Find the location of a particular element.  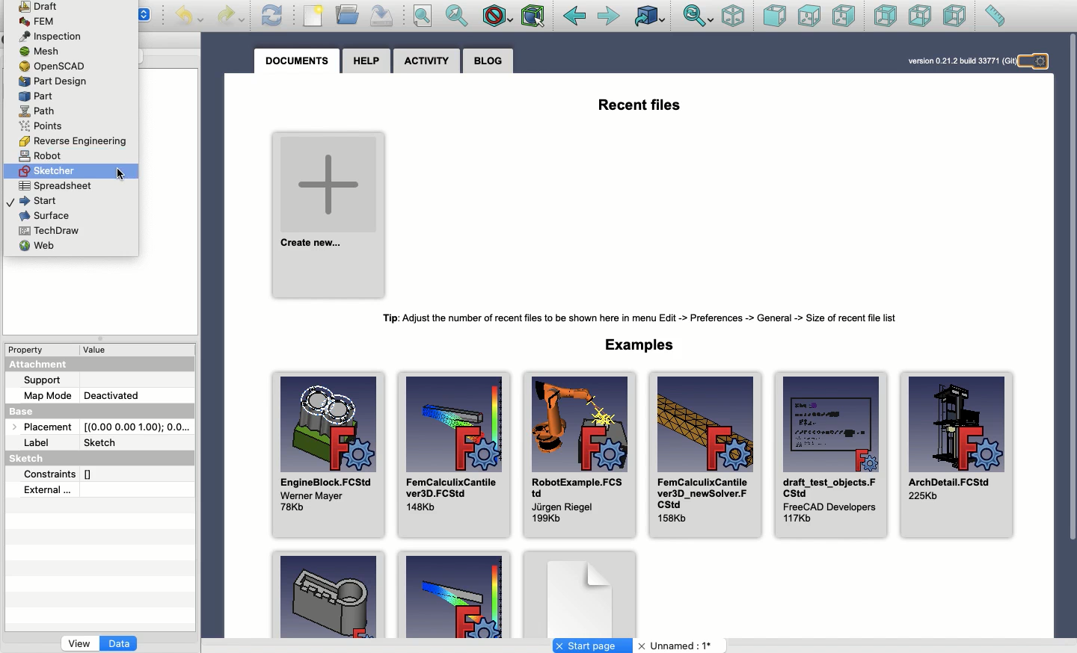

Examples is located at coordinates (453, 594).